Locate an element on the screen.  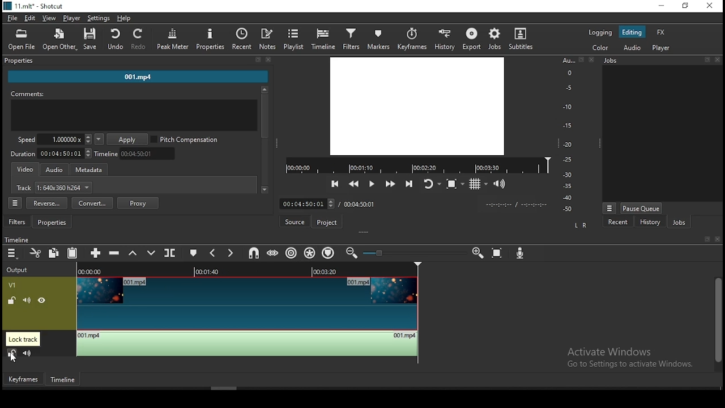
ripple delete is located at coordinates (116, 253).